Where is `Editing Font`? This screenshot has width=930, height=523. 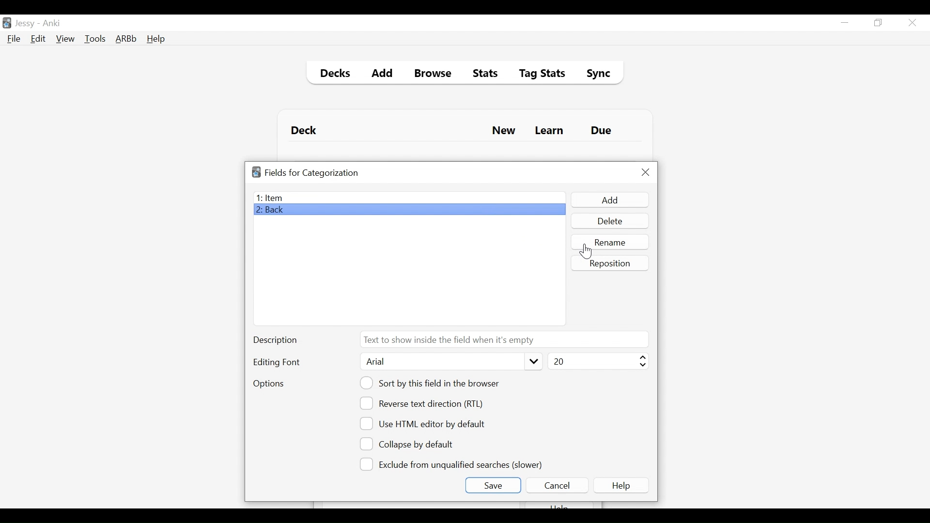
Editing Font is located at coordinates (278, 362).